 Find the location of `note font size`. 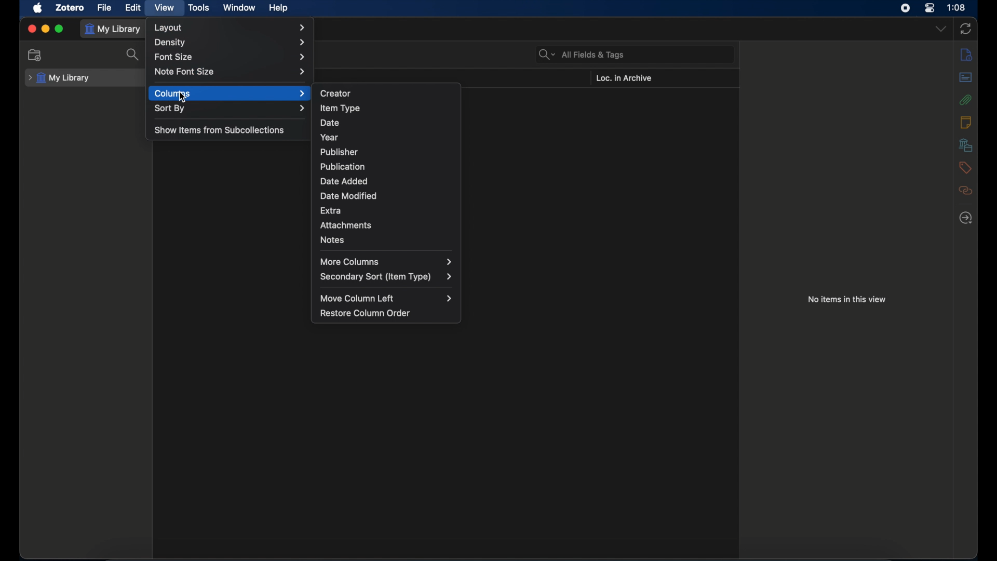

note font size is located at coordinates (230, 71).